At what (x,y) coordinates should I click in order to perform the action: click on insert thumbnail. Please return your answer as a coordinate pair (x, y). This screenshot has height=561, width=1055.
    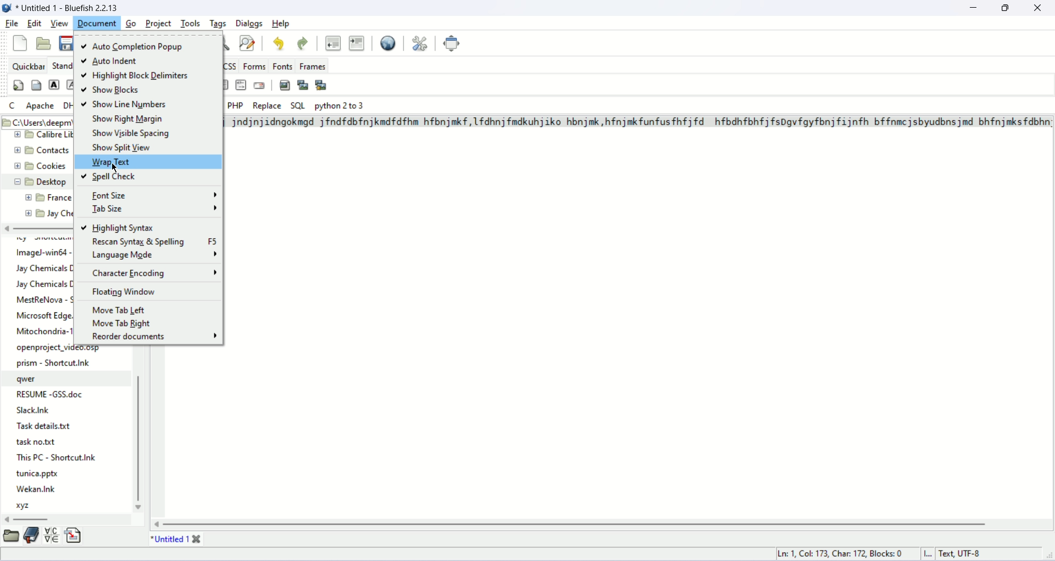
    Looking at the image, I should click on (302, 85).